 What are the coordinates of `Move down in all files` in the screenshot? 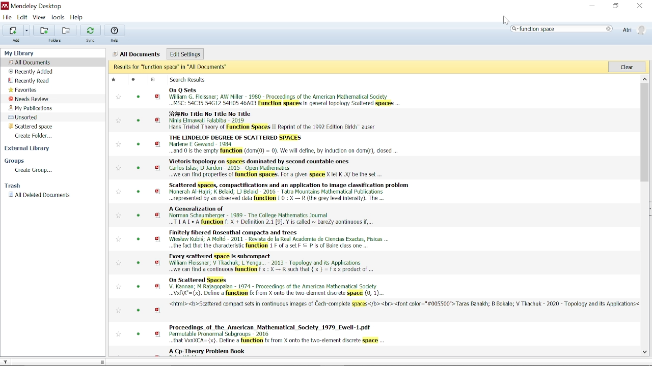 It's located at (645, 352).